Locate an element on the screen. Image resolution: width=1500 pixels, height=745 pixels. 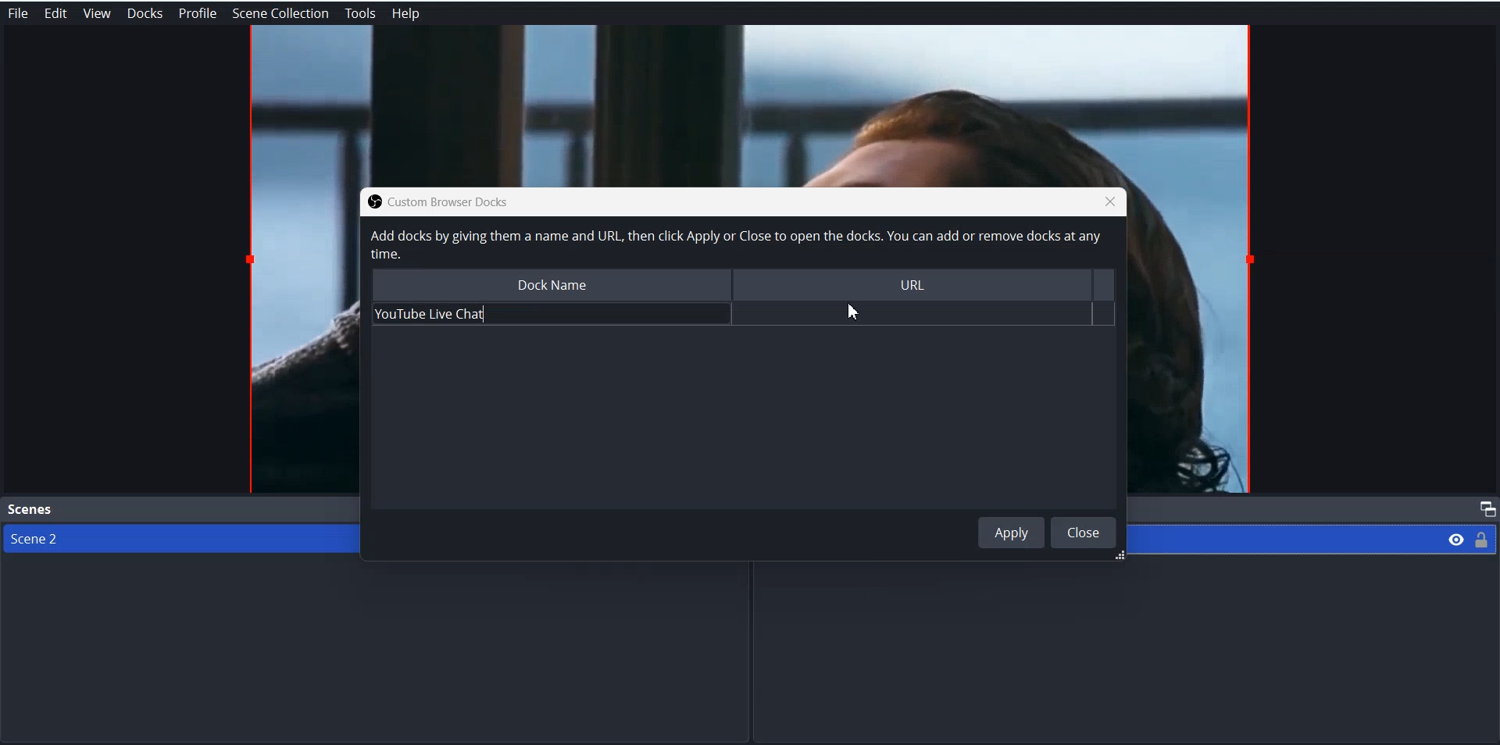
Eye is located at coordinates (1456, 538).